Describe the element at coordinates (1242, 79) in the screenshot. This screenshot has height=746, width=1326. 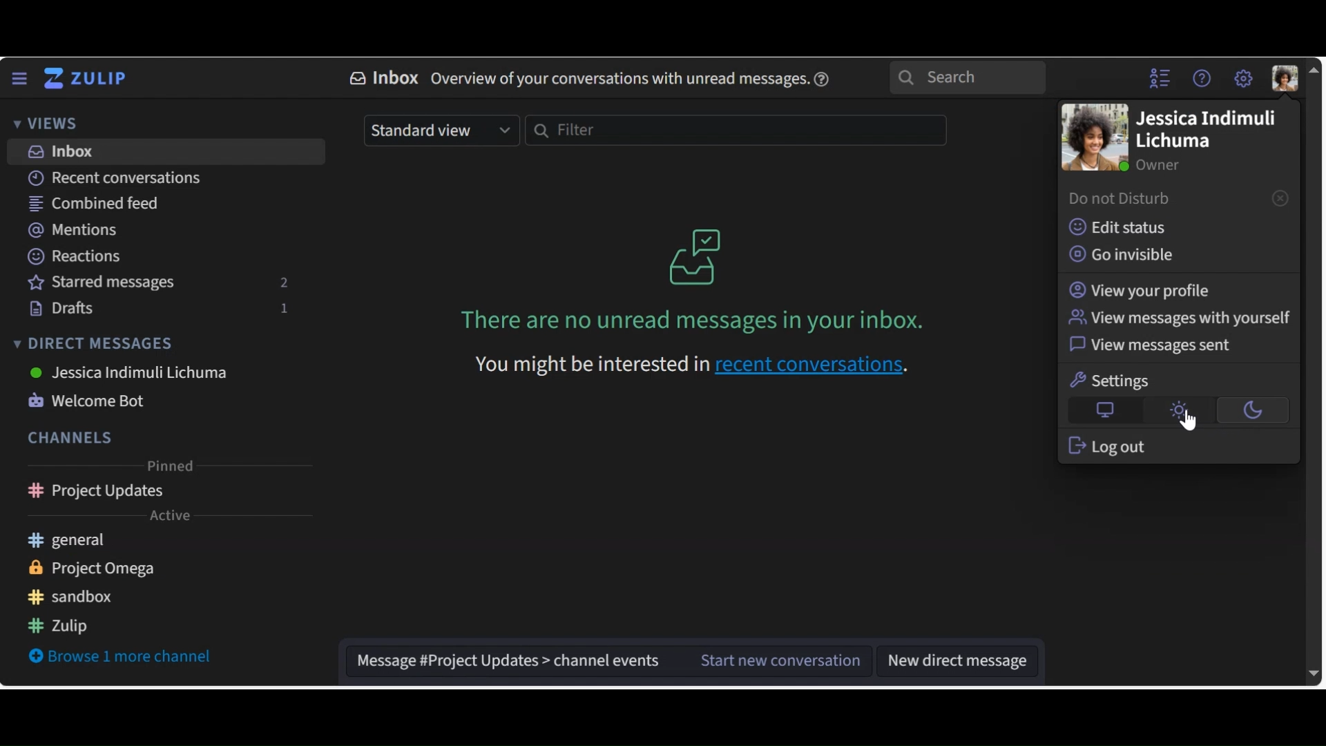
I see `settings` at that location.